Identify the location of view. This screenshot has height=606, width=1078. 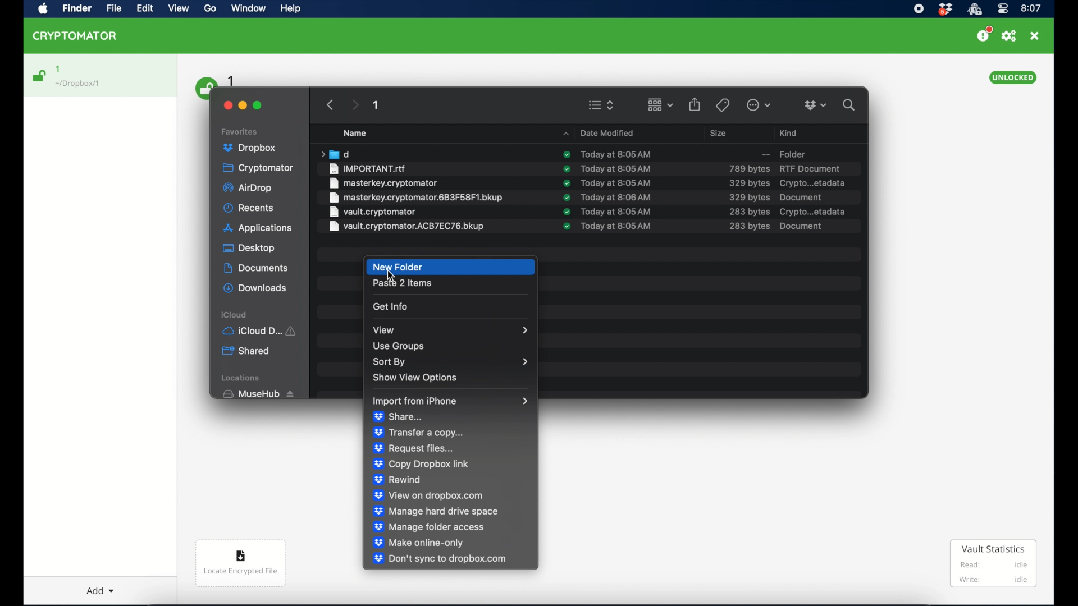
(429, 495).